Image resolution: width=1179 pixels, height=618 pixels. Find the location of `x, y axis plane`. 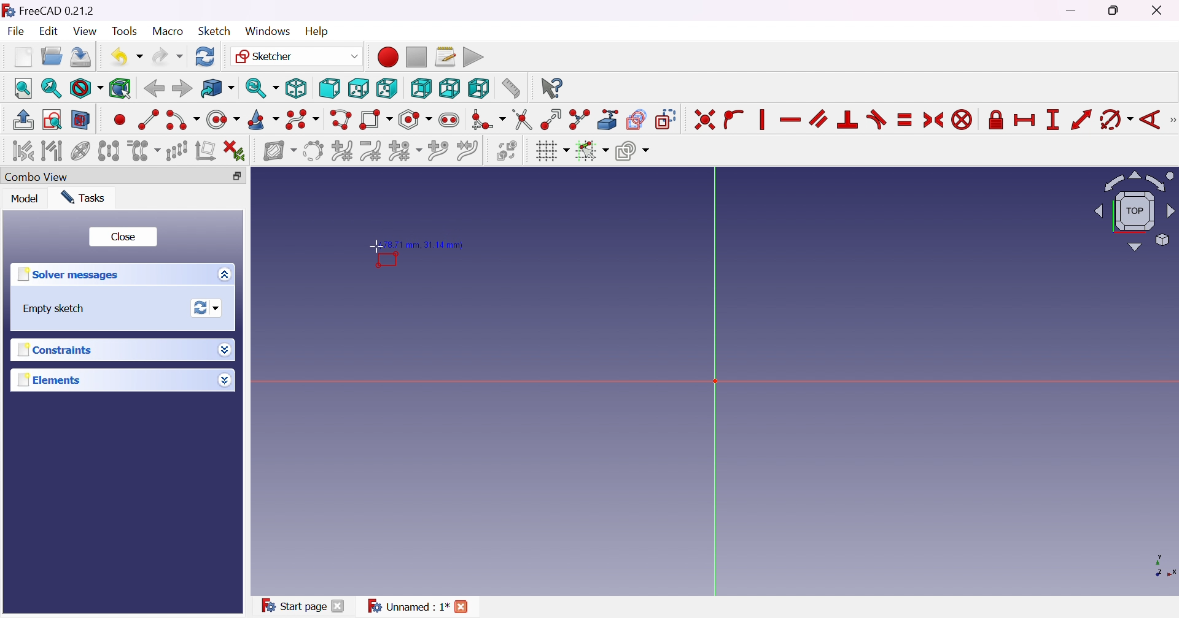

x, y axis plane is located at coordinates (1157, 565).